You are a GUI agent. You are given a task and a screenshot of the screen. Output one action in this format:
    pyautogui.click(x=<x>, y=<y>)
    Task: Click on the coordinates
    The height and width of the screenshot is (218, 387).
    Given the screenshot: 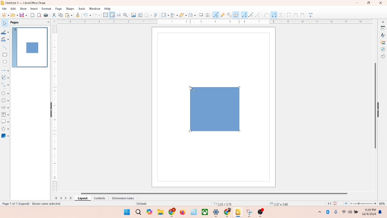 What is the action you would take?
    pyautogui.click(x=223, y=203)
    